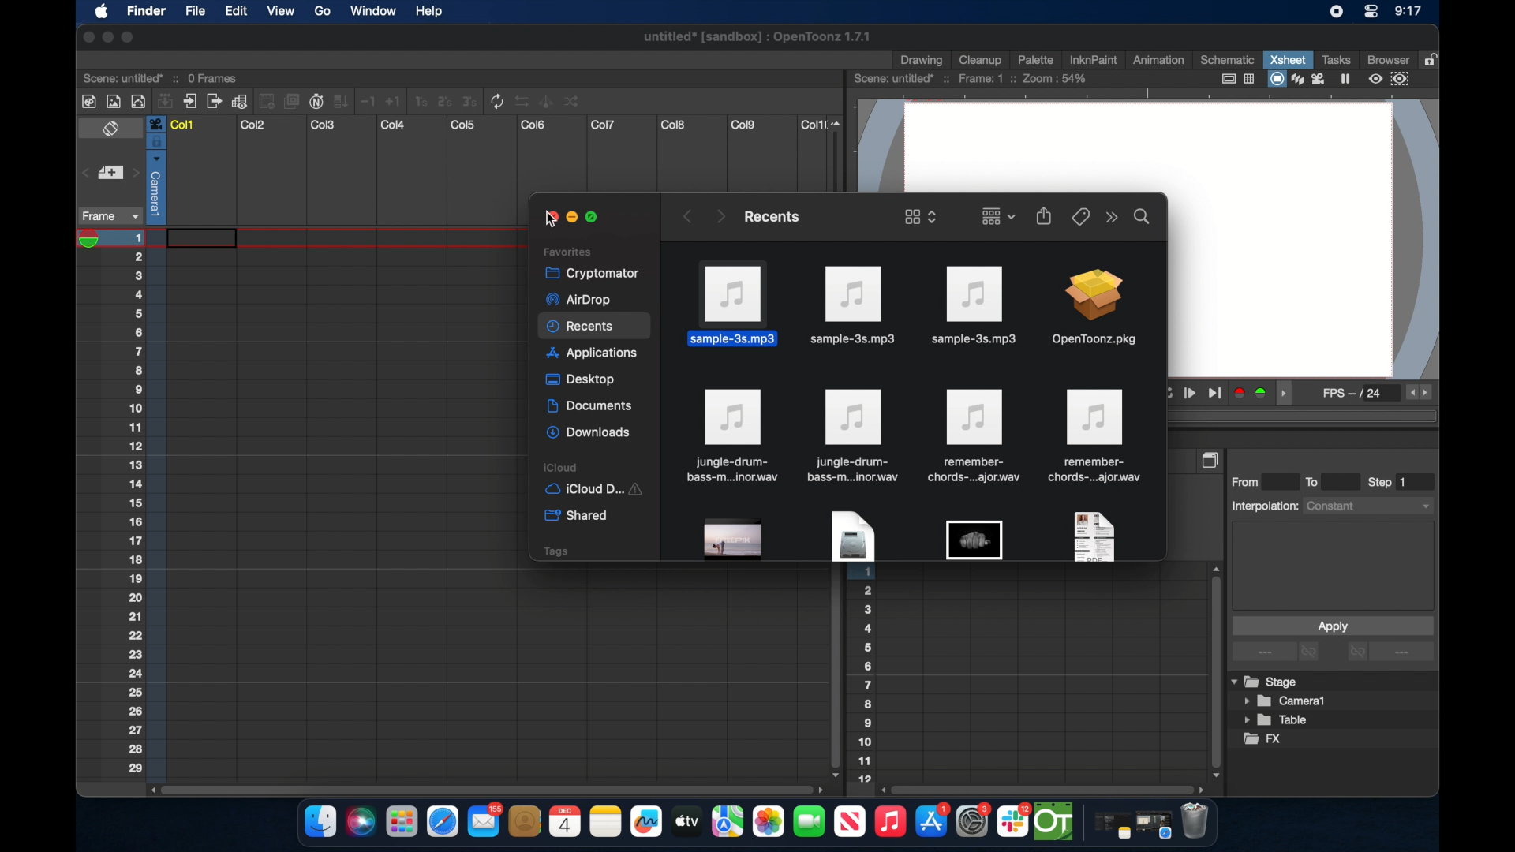  I want to click on edit, so click(235, 12).